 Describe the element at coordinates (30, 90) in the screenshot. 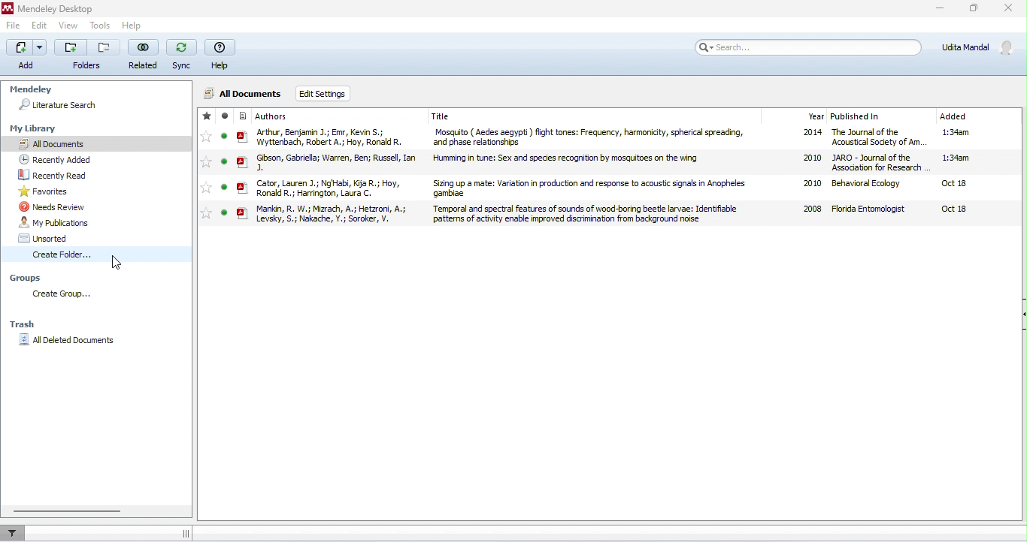

I see `Mendeley` at that location.